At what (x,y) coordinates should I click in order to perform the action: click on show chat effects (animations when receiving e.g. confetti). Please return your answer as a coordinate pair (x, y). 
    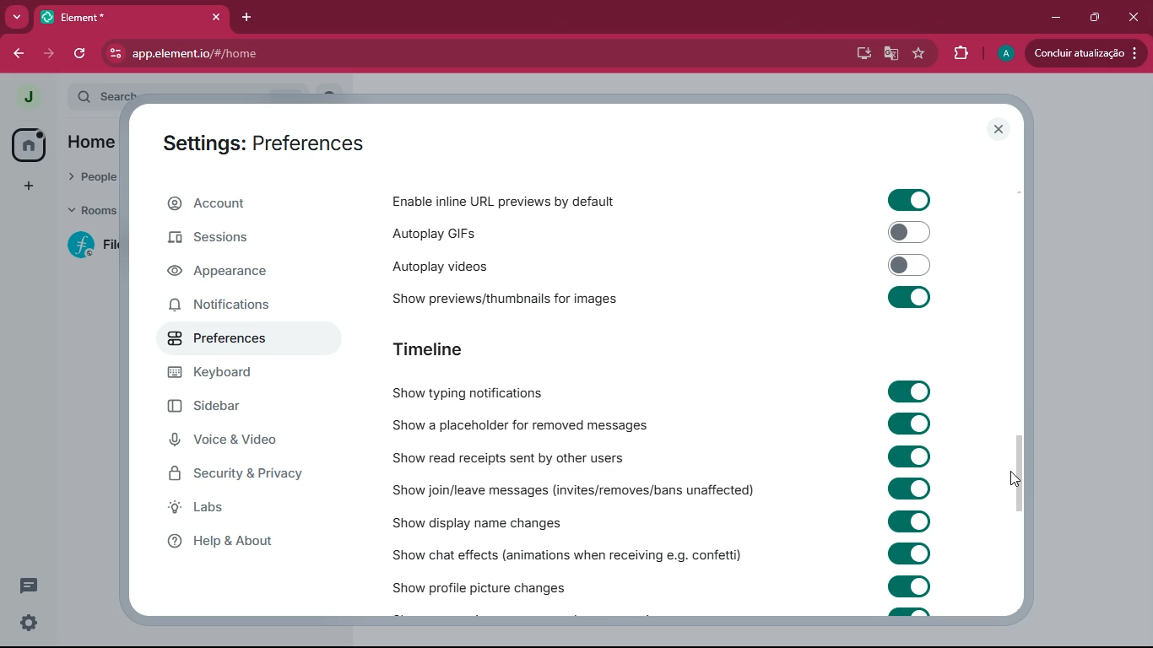
    Looking at the image, I should click on (569, 552).